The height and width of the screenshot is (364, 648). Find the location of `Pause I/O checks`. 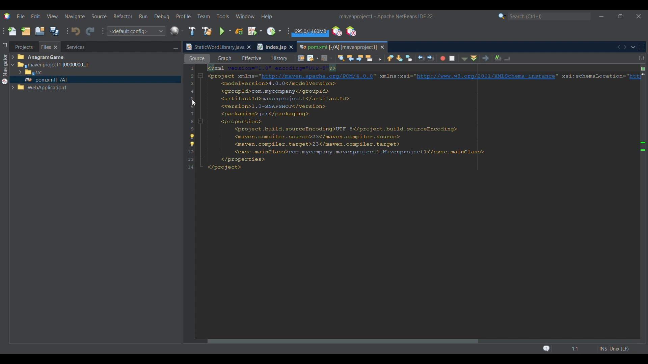

Pause I/O checks is located at coordinates (351, 31).